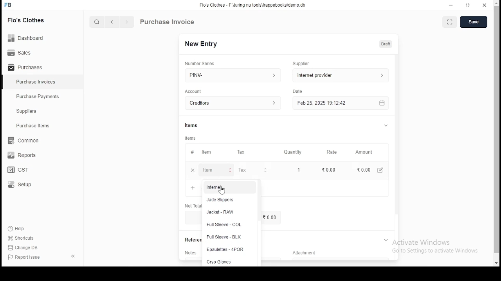 The width and height of the screenshot is (501, 281). I want to click on gst, so click(18, 171).